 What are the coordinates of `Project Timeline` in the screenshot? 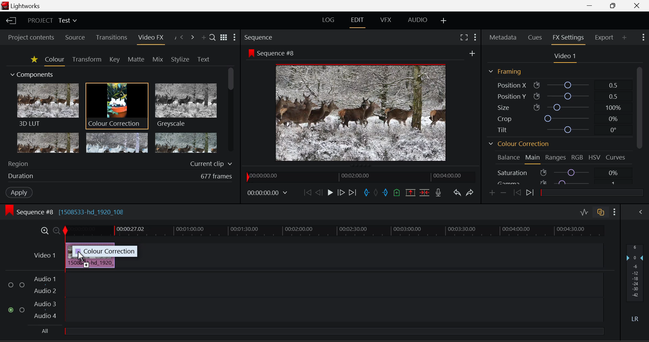 It's located at (333, 231).